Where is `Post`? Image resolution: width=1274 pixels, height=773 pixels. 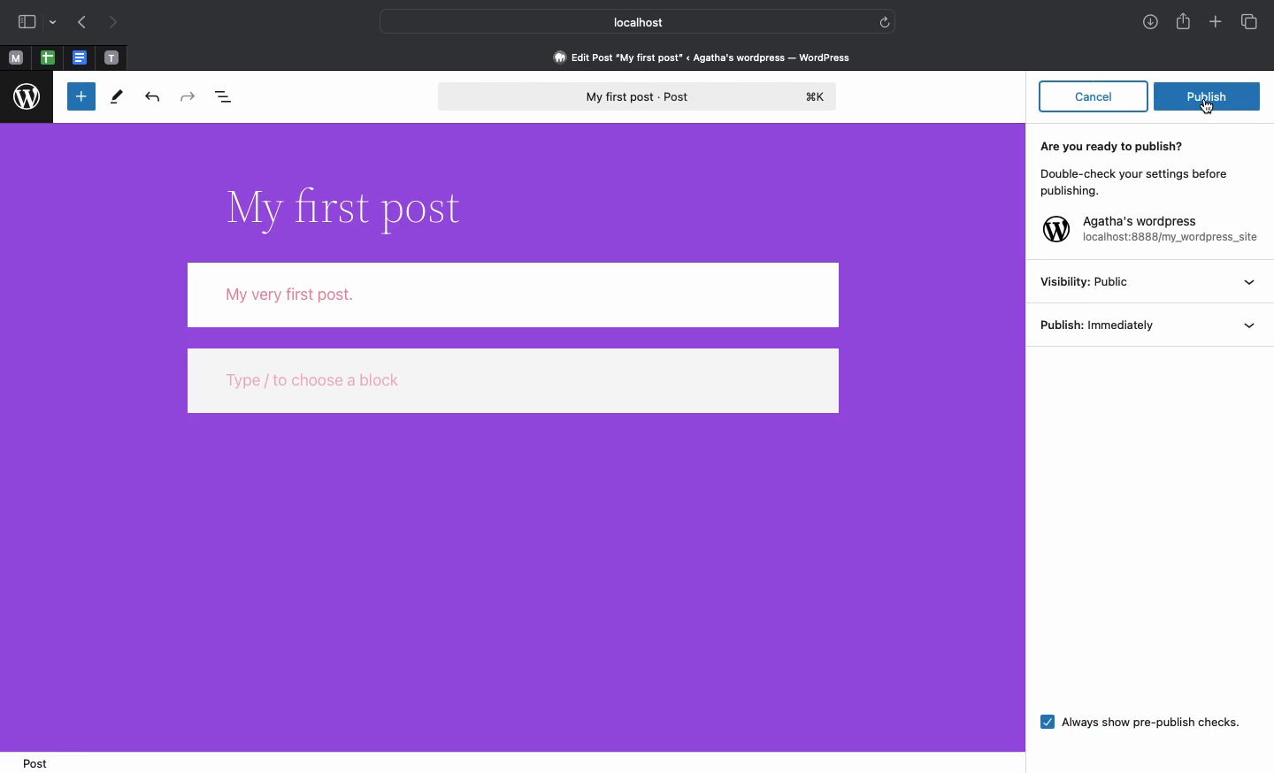
Post is located at coordinates (43, 764).